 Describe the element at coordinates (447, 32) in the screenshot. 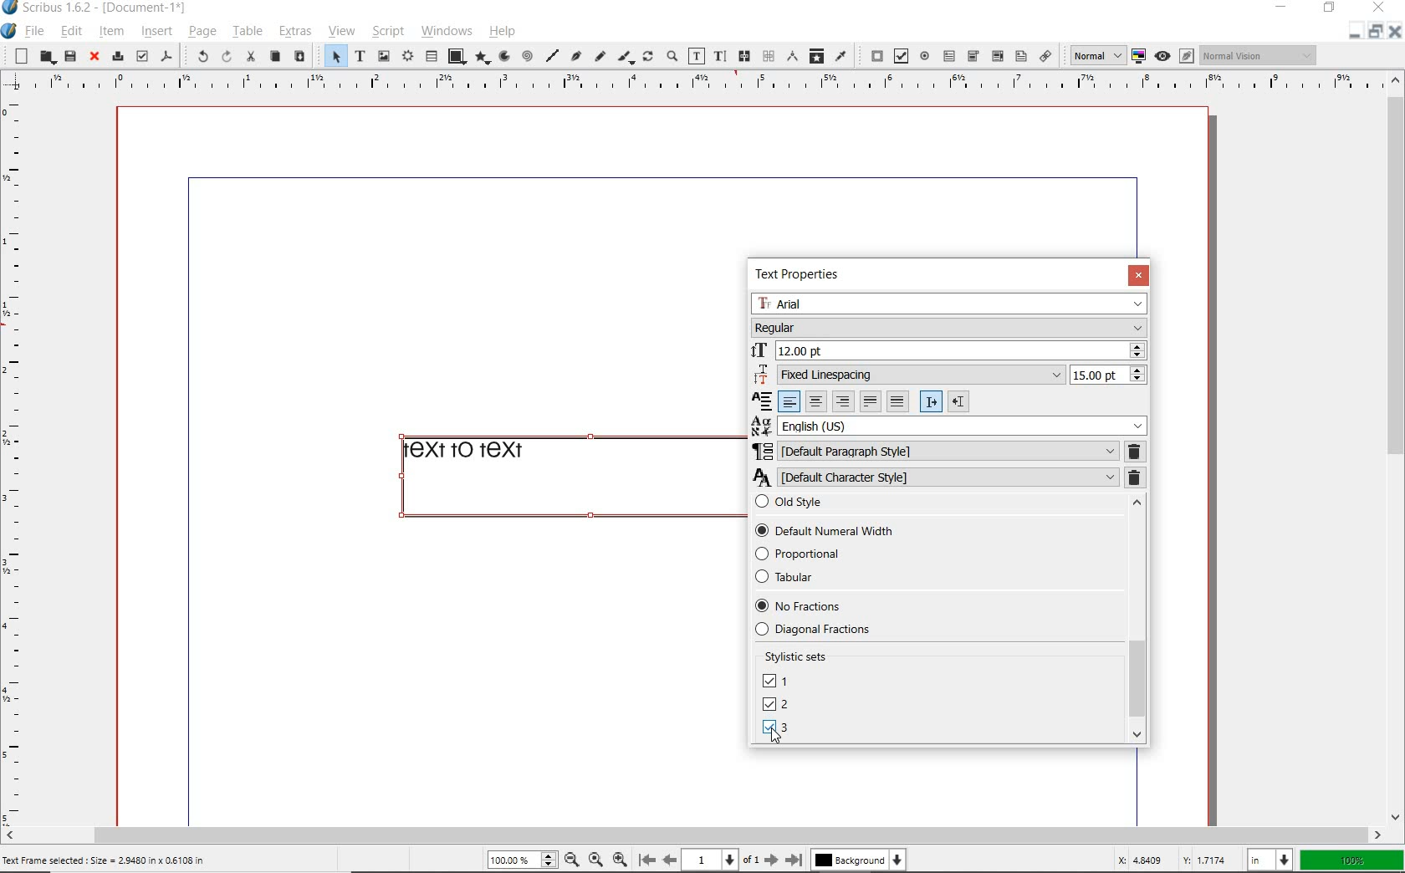

I see `windows` at that location.